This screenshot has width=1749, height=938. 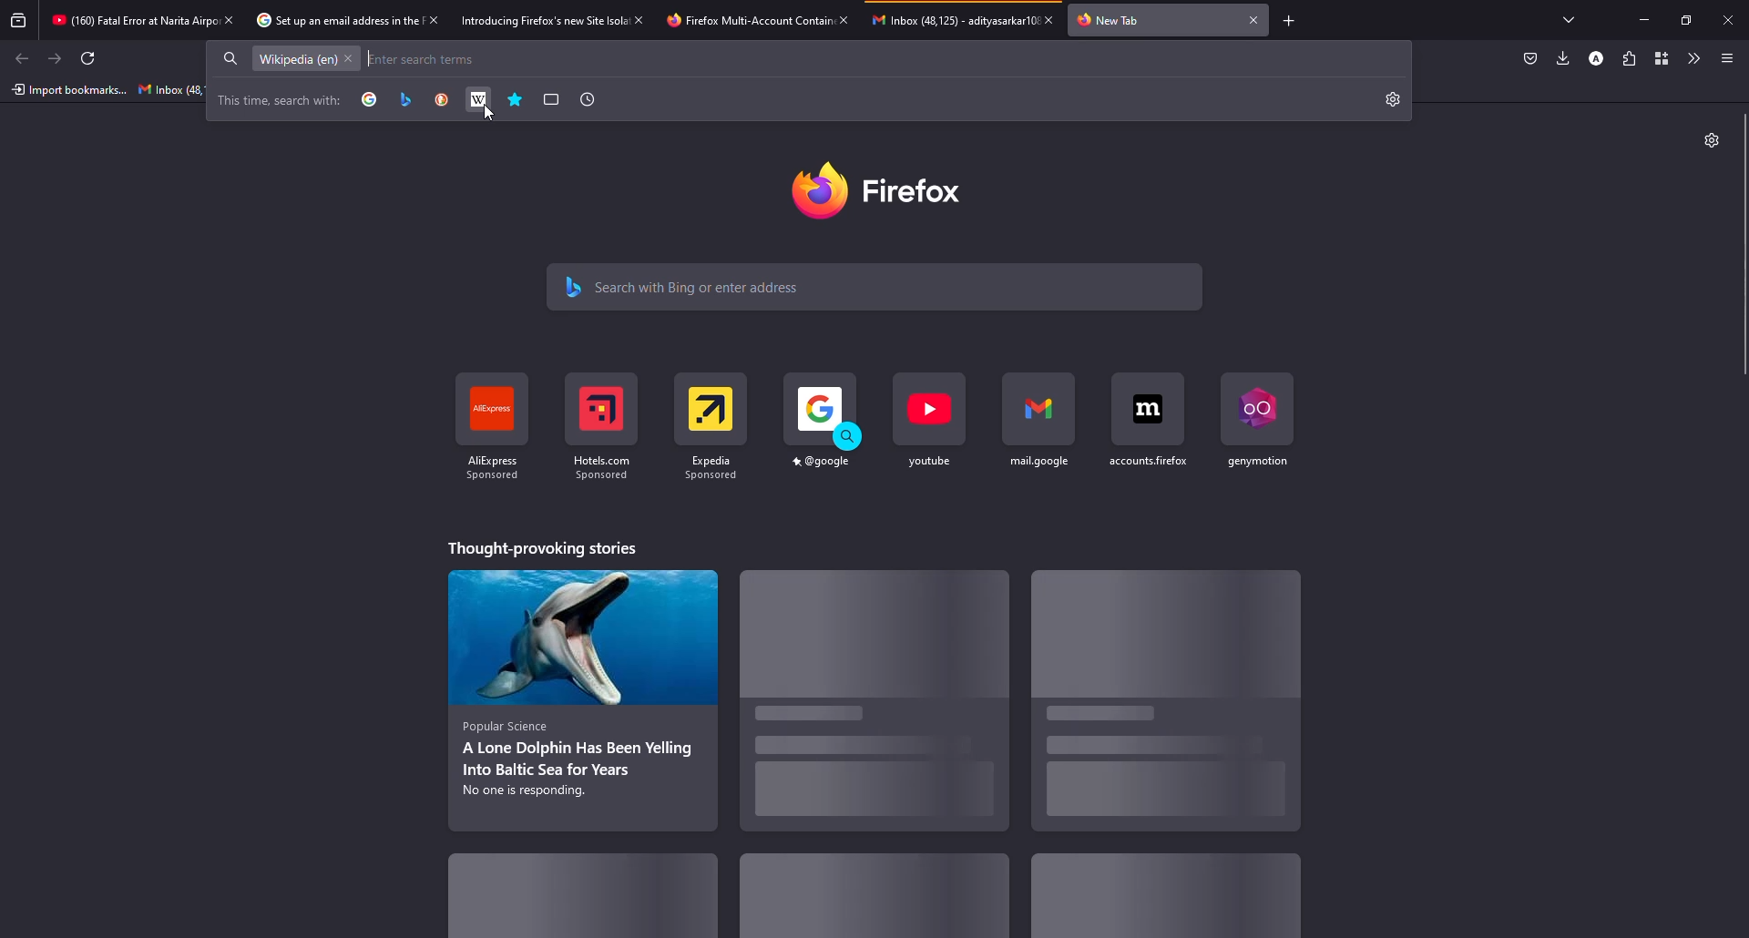 What do you see at coordinates (1253, 19) in the screenshot?
I see `close` at bounding box center [1253, 19].